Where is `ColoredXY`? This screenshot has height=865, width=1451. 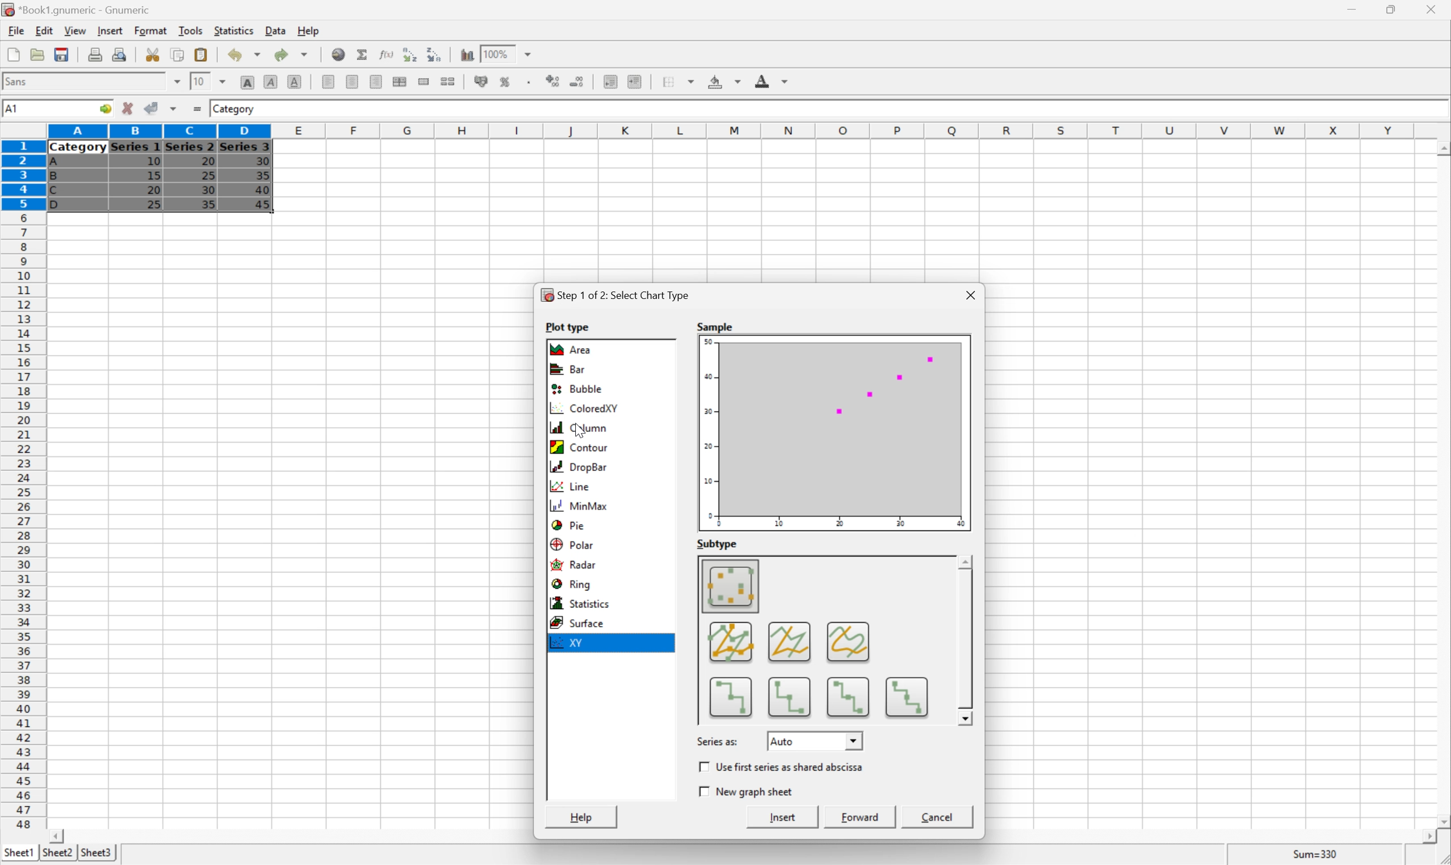
ColoredXY is located at coordinates (582, 408).